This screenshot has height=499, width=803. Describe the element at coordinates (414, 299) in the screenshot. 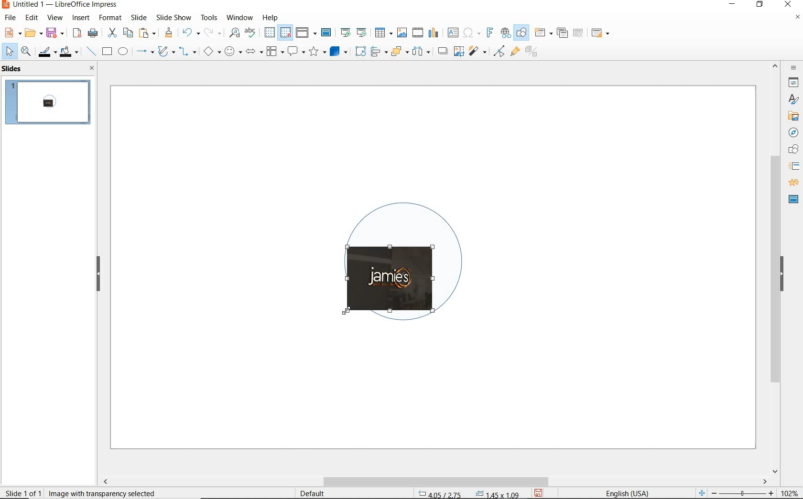

I see `image cropping` at that location.